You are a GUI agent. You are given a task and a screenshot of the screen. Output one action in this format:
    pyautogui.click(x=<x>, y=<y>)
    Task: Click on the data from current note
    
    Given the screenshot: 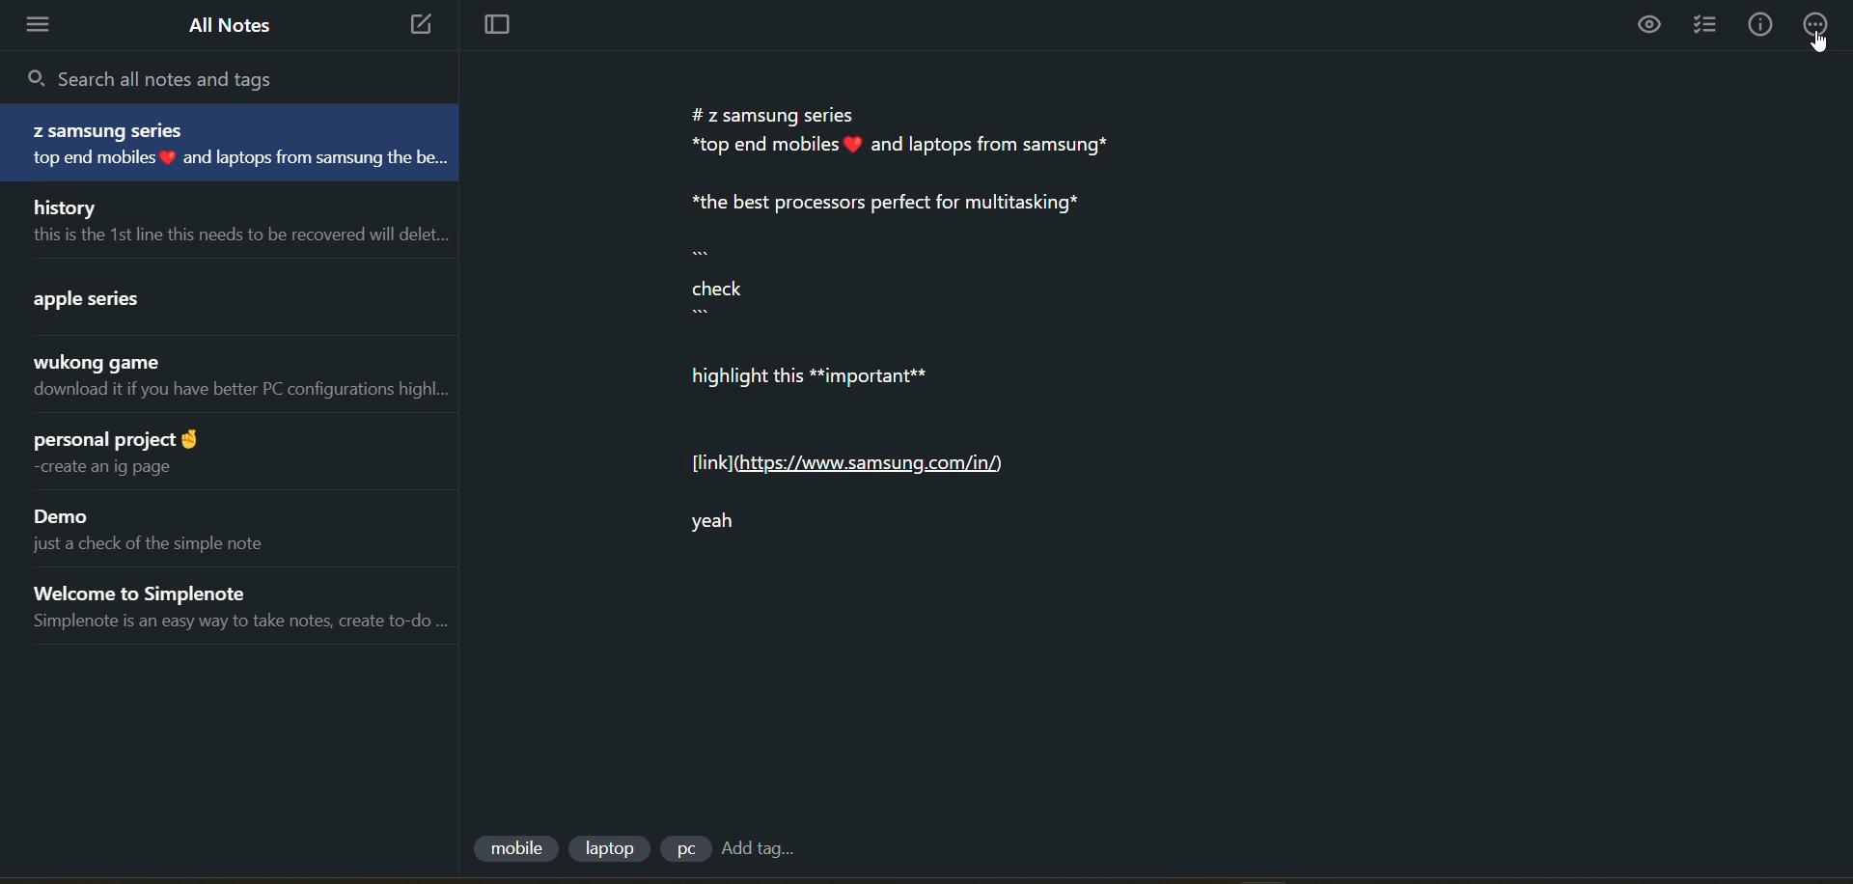 What is the action you would take?
    pyautogui.click(x=929, y=339)
    